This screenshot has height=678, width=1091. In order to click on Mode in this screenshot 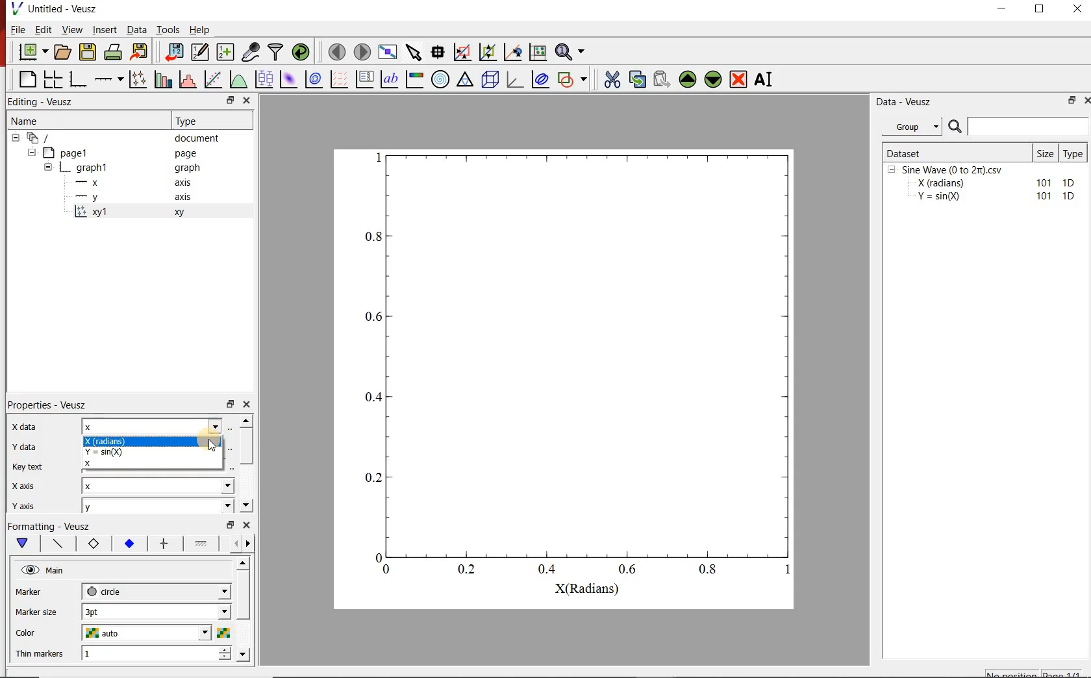, I will do `click(23, 503)`.